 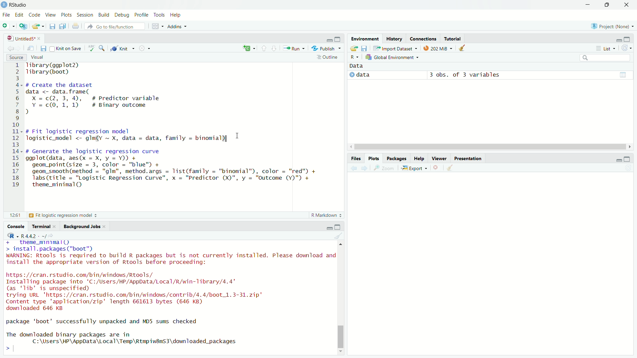 What do you see at coordinates (37, 57) in the screenshot?
I see `Visual` at bounding box center [37, 57].